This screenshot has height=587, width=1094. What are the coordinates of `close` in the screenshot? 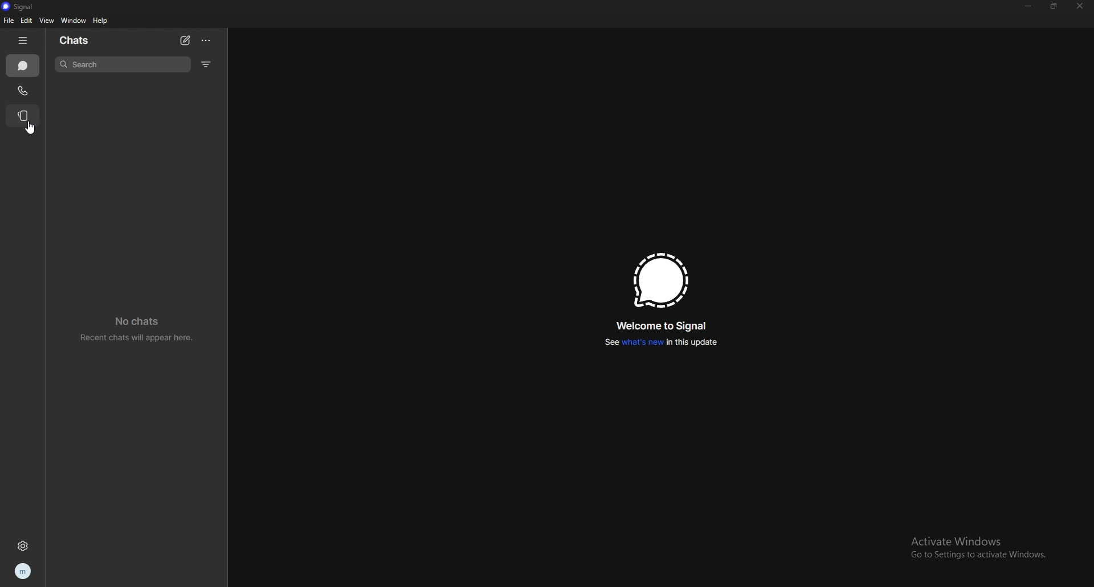 It's located at (1079, 6).